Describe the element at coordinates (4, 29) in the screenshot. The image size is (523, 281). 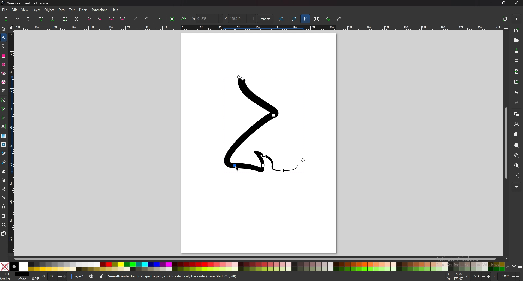
I see `selector` at that location.